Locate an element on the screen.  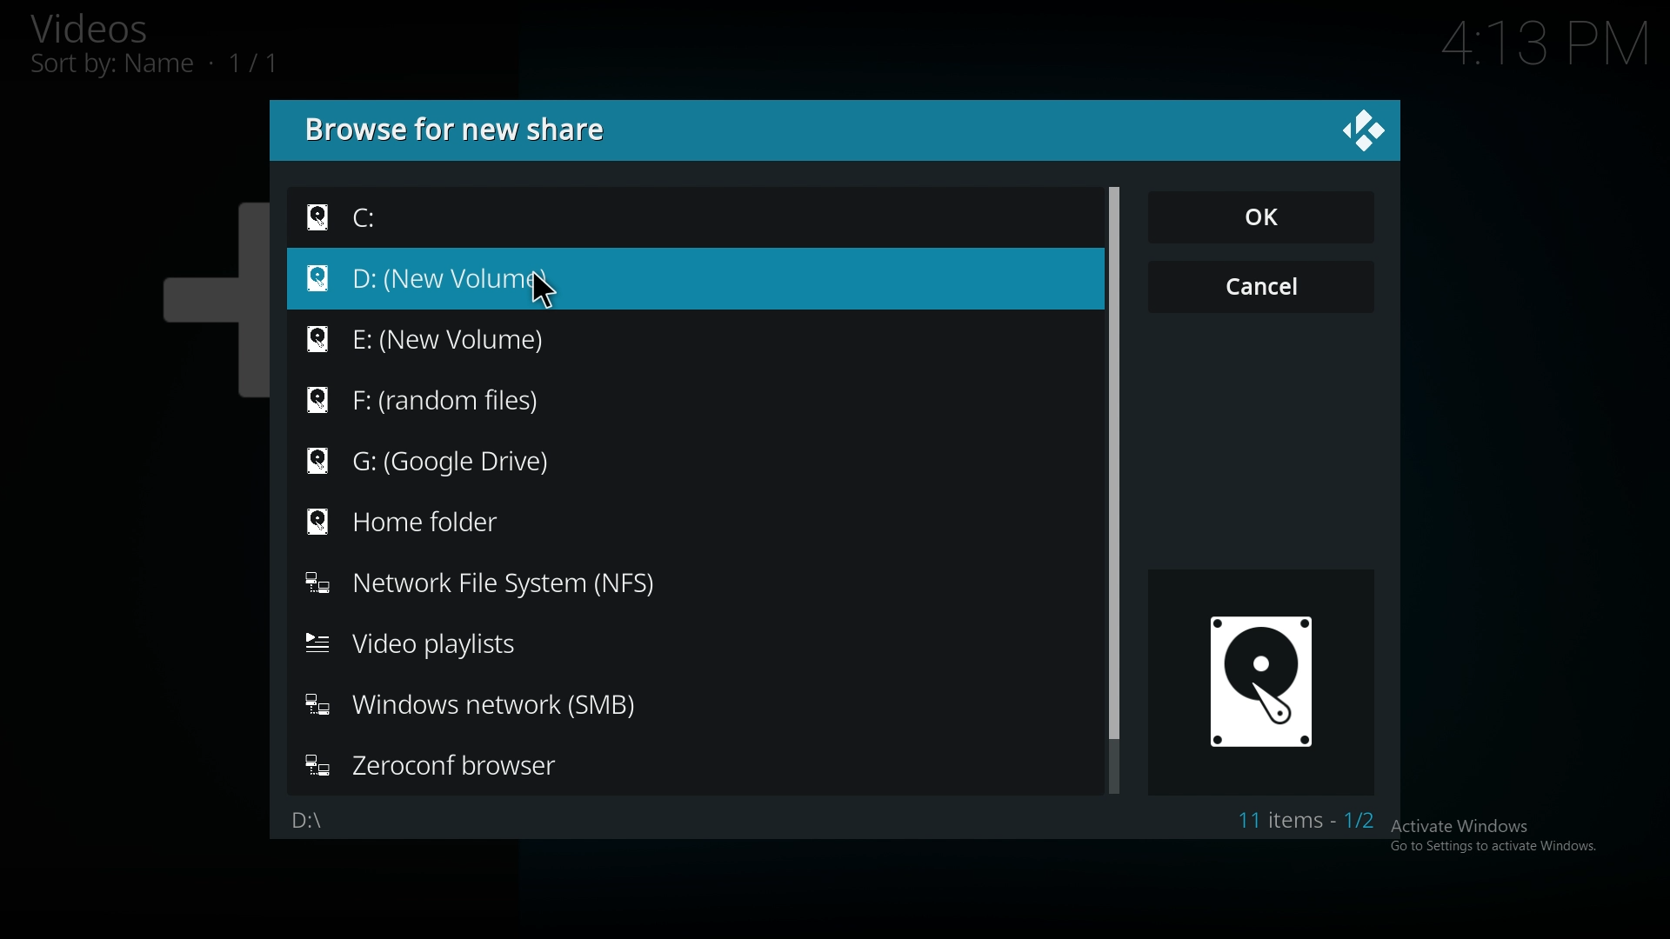
scroll bar is located at coordinates (1112, 463).